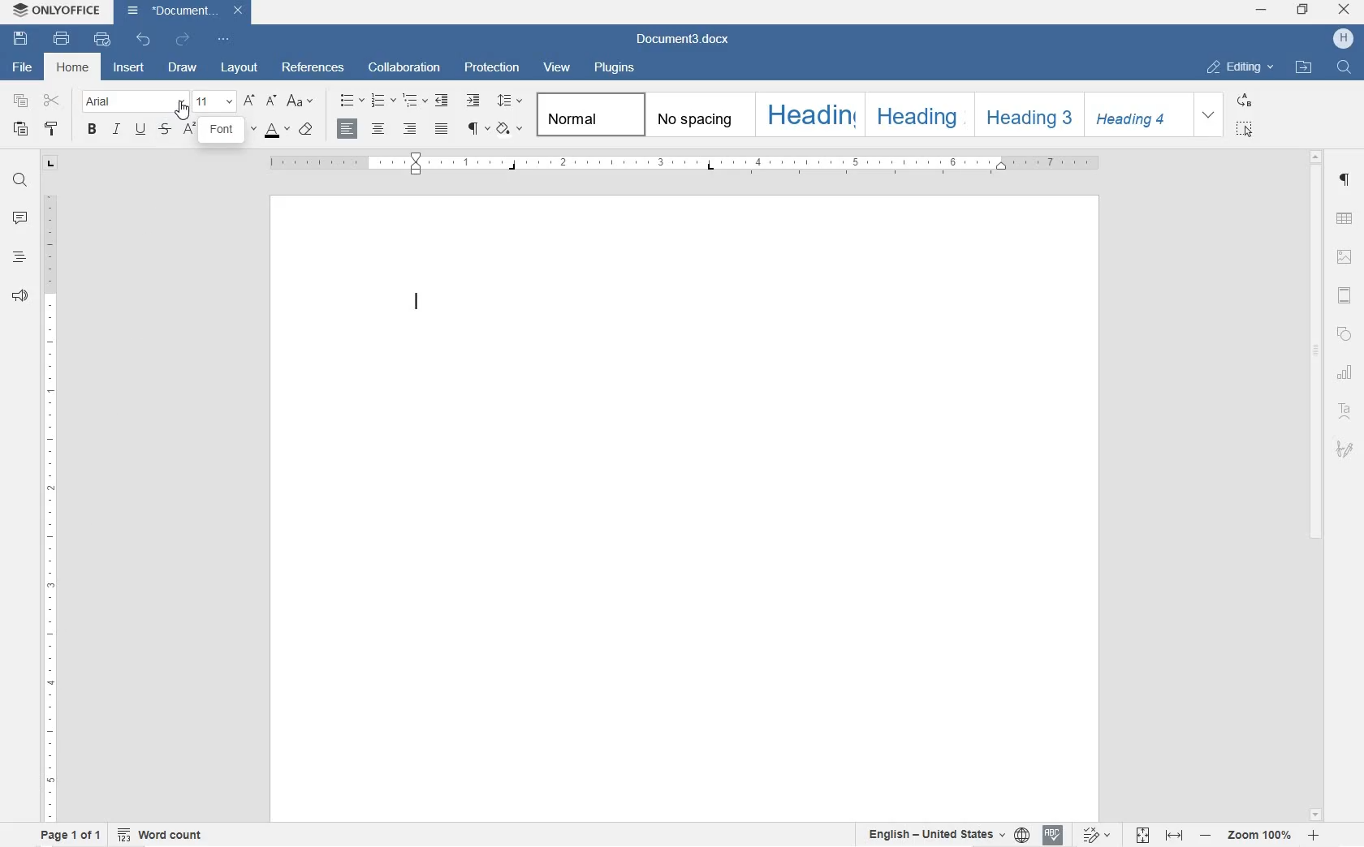 Image resolution: width=1364 pixels, height=847 pixels. I want to click on HEADING 2, so click(915, 115).